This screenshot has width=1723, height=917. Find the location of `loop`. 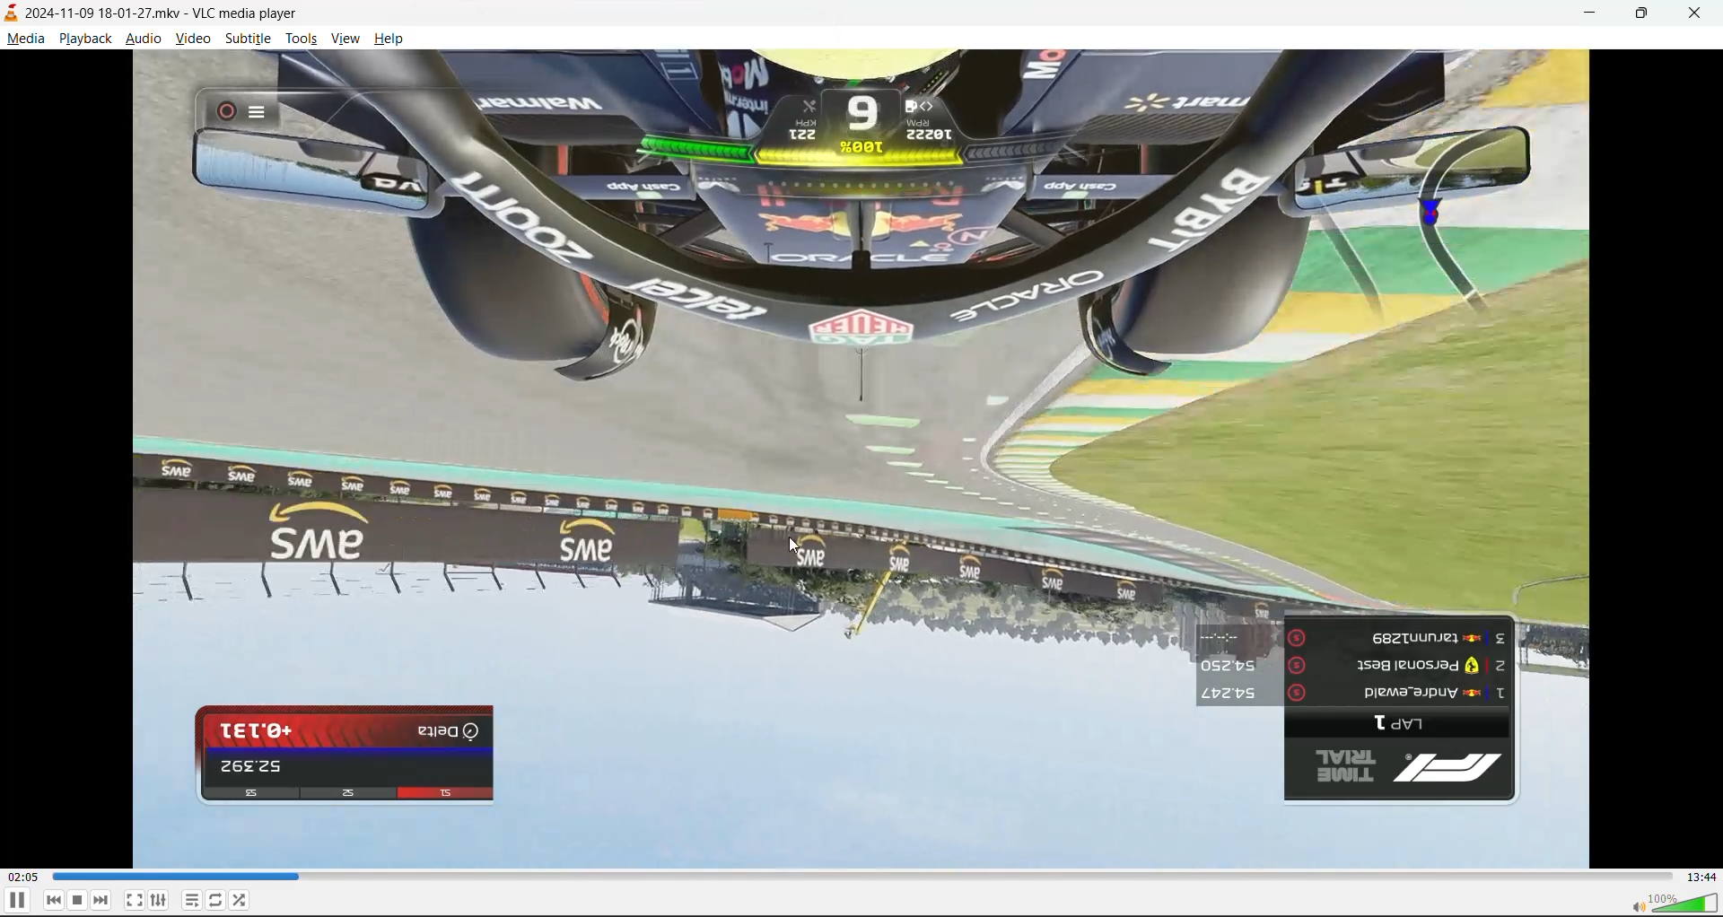

loop is located at coordinates (214, 903).